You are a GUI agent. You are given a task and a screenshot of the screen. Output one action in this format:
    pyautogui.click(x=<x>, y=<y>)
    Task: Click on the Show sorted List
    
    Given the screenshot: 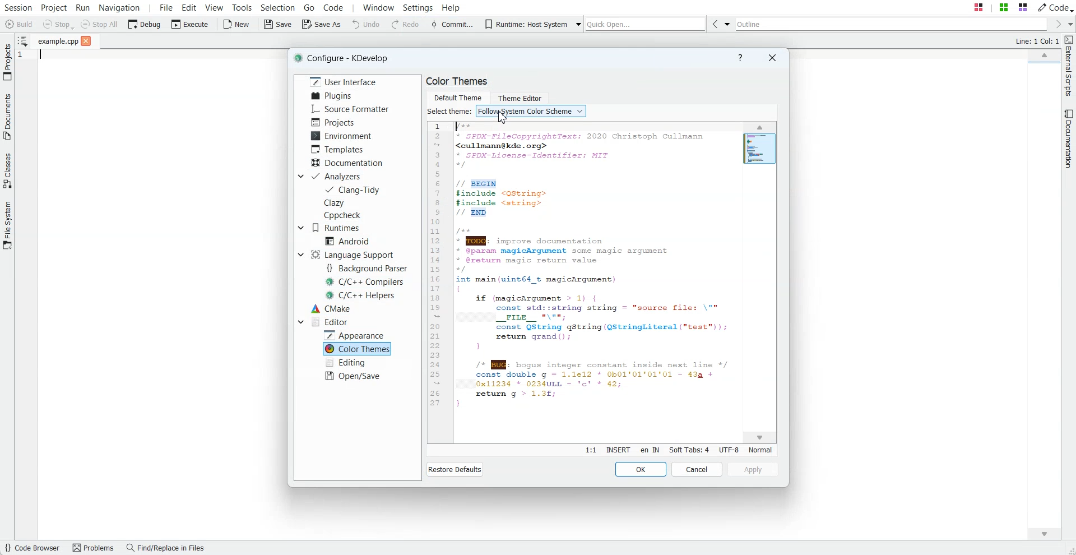 What is the action you would take?
    pyautogui.click(x=22, y=40)
    